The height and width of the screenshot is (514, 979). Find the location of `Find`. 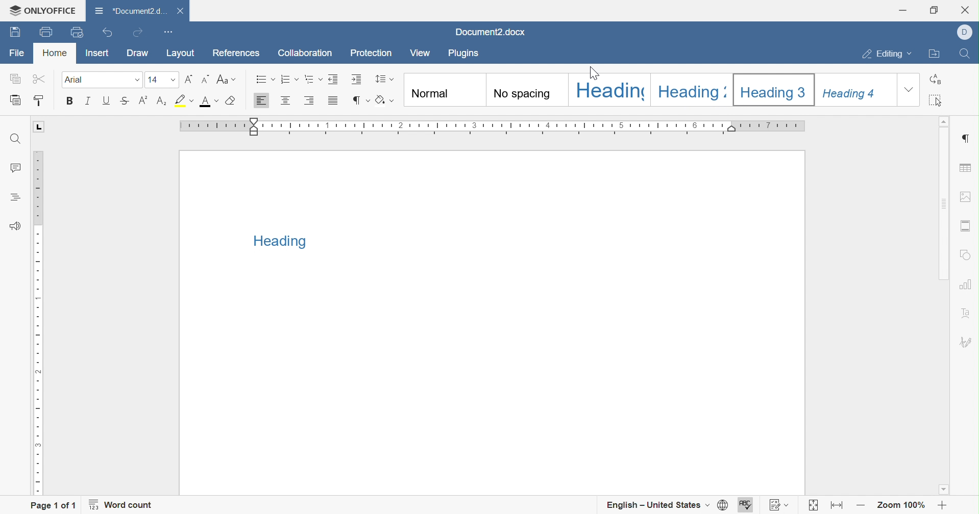

Find is located at coordinates (967, 54).